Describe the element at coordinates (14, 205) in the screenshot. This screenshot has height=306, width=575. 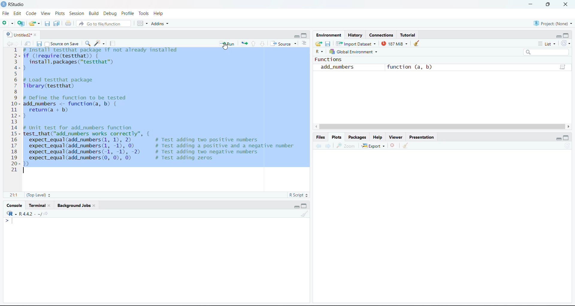
I see `console` at that location.